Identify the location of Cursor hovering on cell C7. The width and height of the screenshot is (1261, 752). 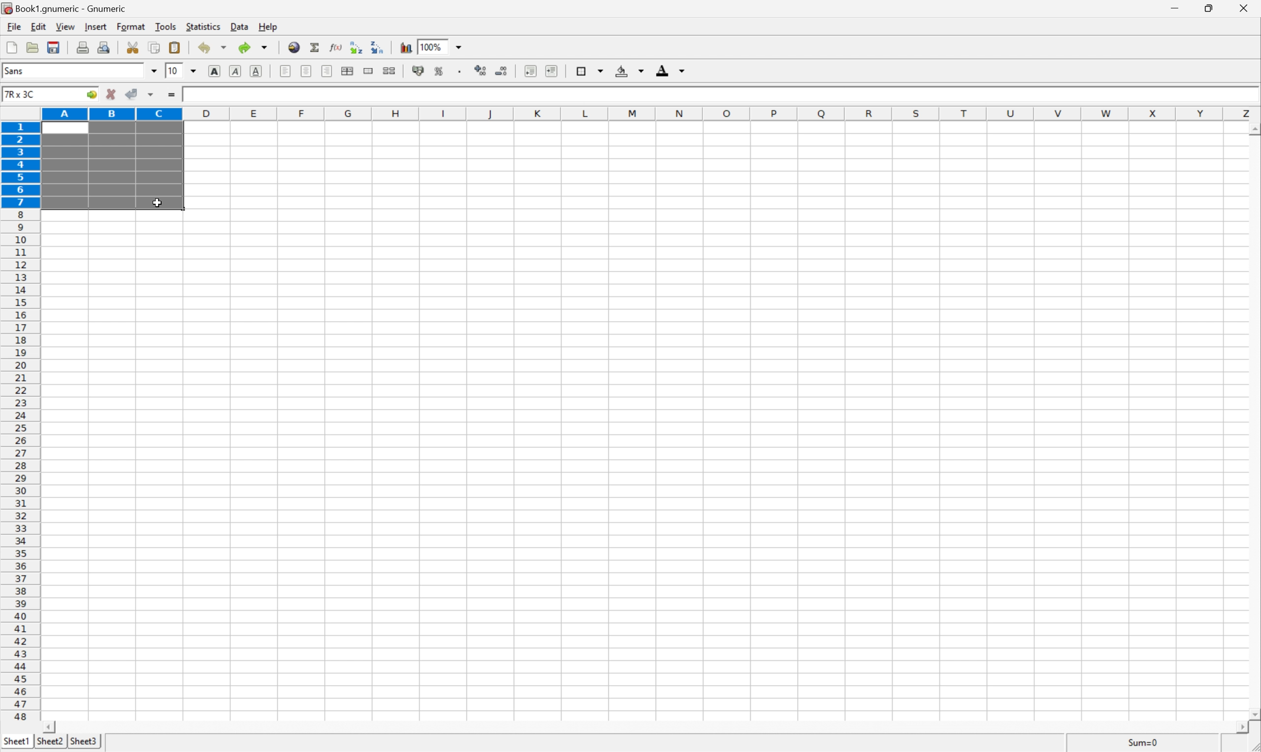
(157, 203).